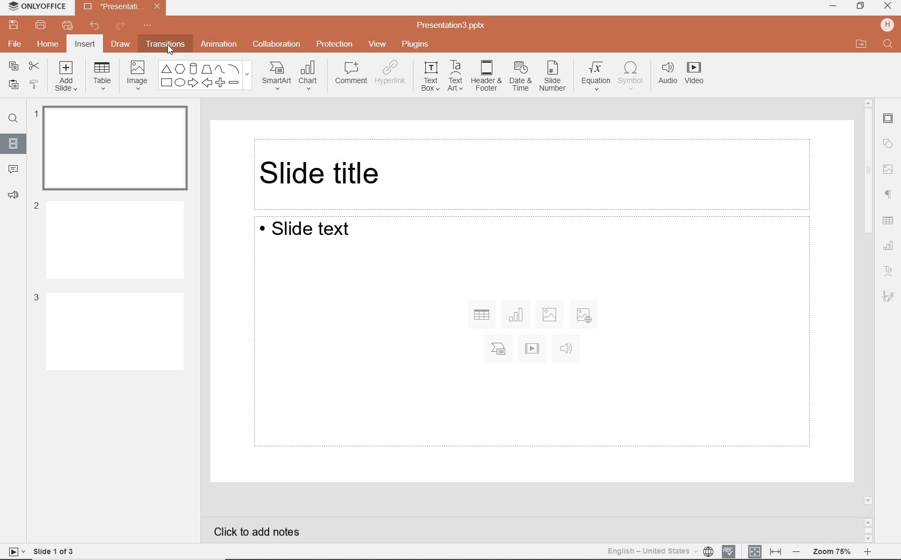 The width and height of the screenshot is (901, 560). What do you see at coordinates (277, 44) in the screenshot?
I see `collaboration` at bounding box center [277, 44].